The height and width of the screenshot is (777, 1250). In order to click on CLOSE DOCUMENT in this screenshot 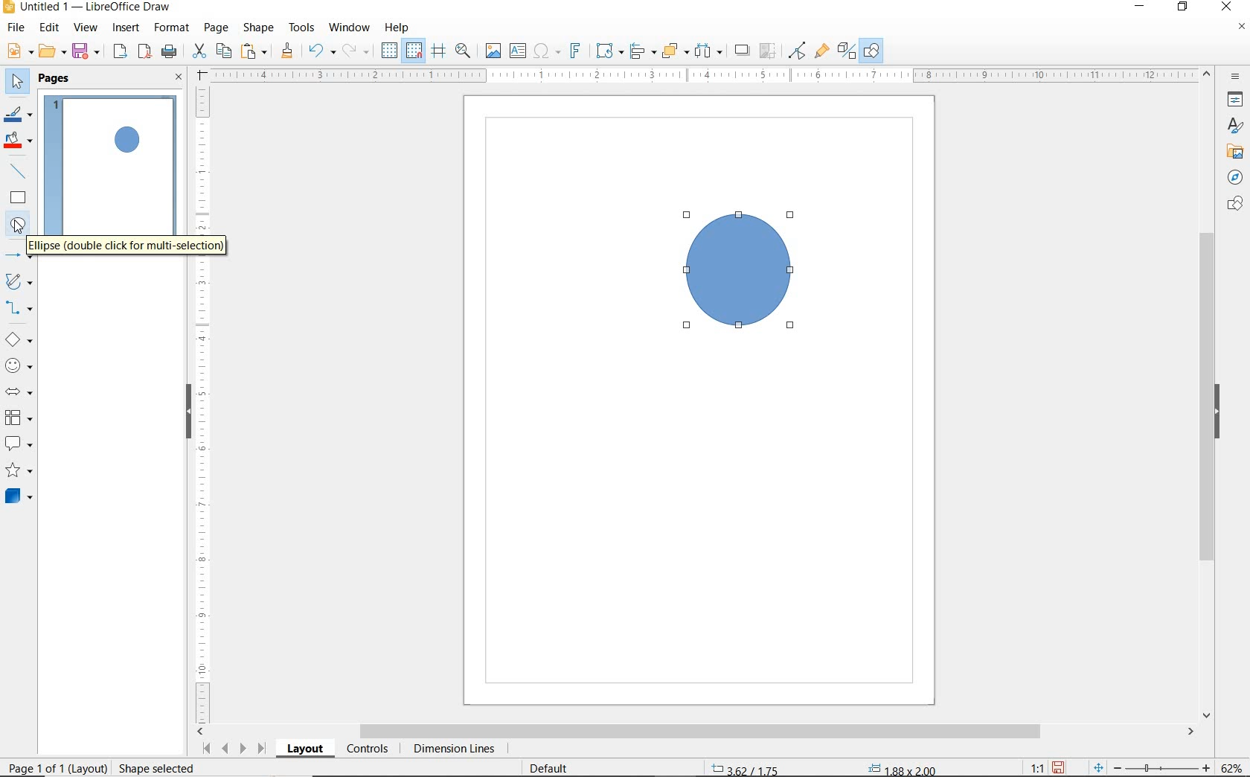, I will do `click(1241, 28)`.